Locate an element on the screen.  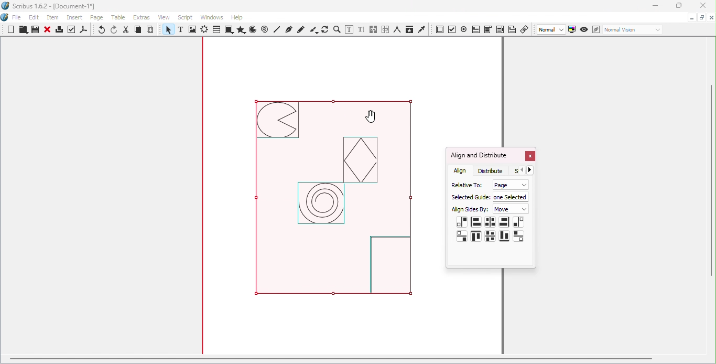
One selected is located at coordinates (511, 196).